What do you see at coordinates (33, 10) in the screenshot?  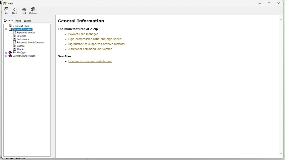 I see `Options` at bounding box center [33, 10].